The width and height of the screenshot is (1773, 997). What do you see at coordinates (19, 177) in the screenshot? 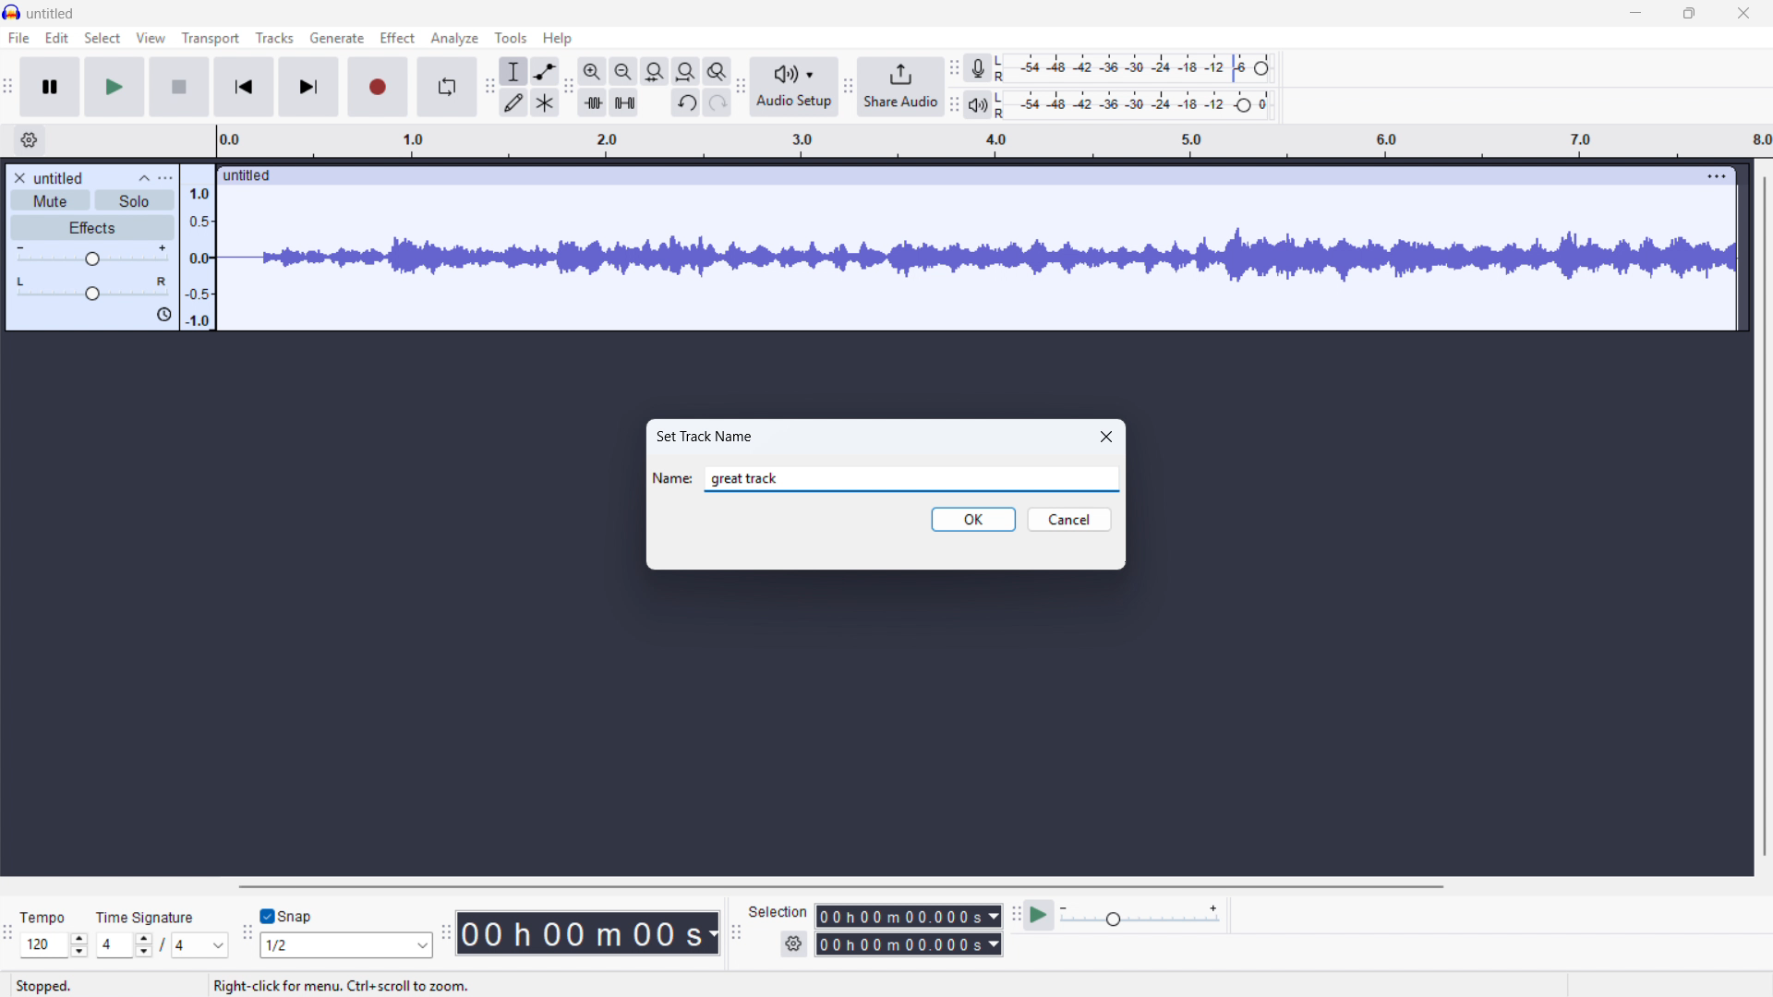
I see `Remove track ` at bounding box center [19, 177].